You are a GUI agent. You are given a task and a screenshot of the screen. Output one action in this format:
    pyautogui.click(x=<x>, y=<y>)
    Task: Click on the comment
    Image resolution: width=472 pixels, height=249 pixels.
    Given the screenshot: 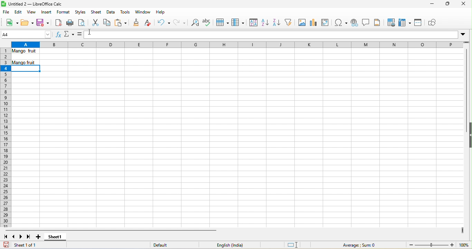 What is the action you would take?
    pyautogui.click(x=367, y=23)
    